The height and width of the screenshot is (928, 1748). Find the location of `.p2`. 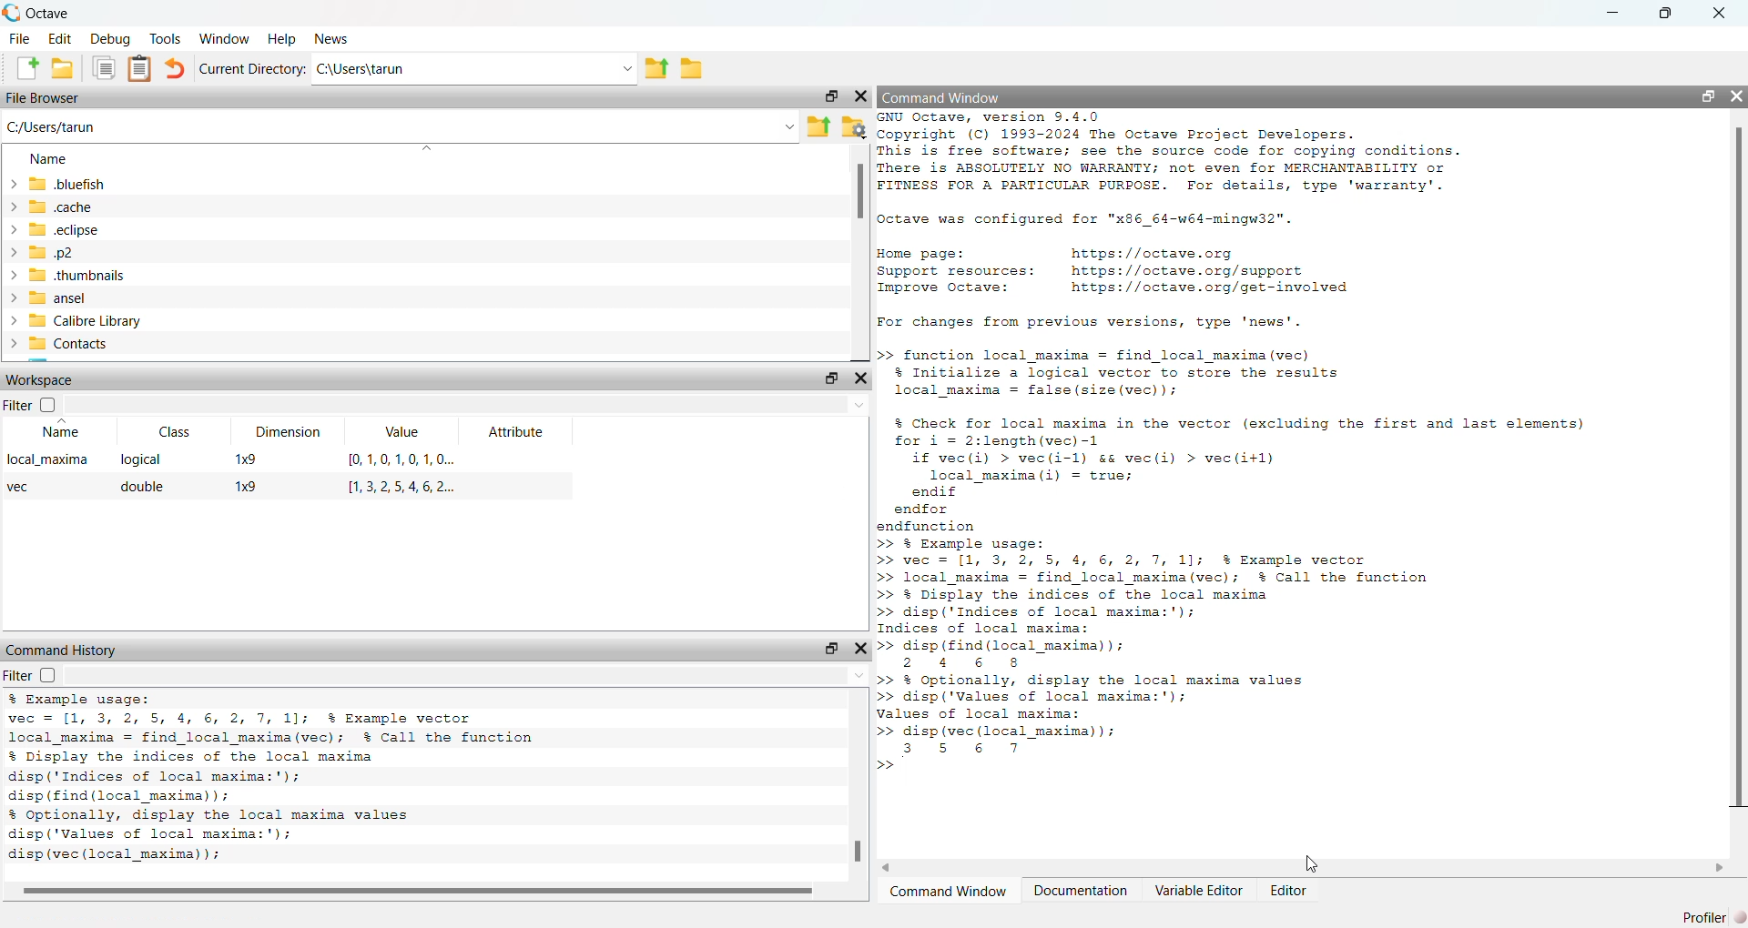

.p2 is located at coordinates (50, 251).